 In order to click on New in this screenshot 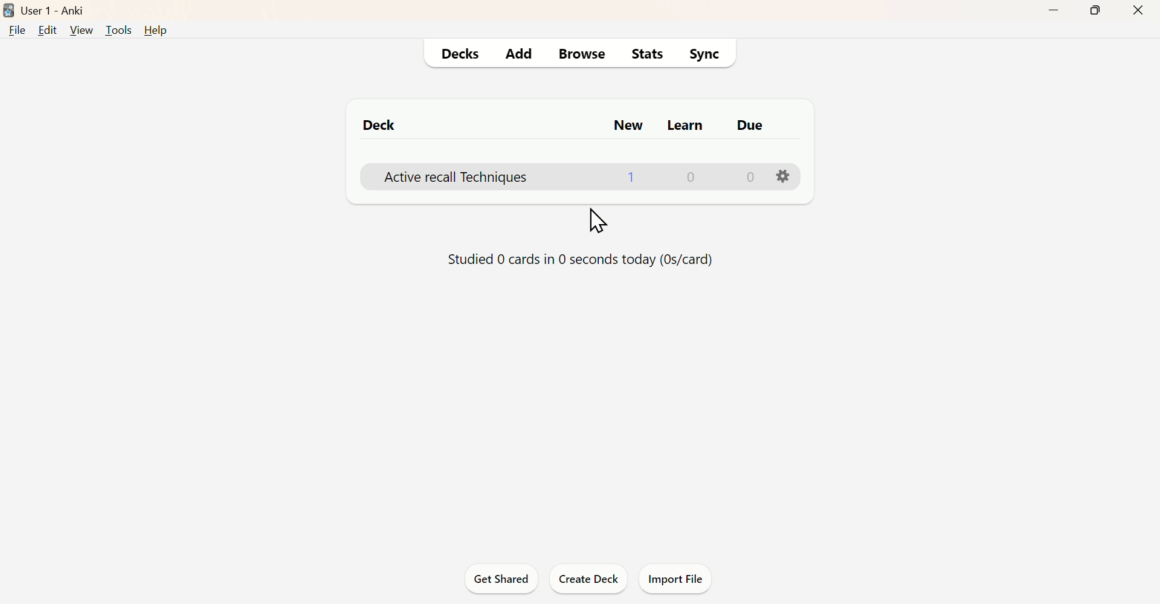, I will do `click(624, 124)`.